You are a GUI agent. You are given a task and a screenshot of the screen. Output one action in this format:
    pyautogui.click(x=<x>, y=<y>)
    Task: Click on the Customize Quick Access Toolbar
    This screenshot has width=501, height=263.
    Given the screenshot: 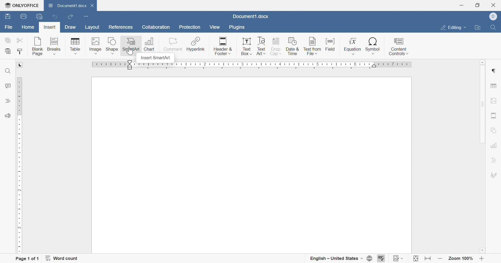 What is the action you would take?
    pyautogui.click(x=85, y=17)
    